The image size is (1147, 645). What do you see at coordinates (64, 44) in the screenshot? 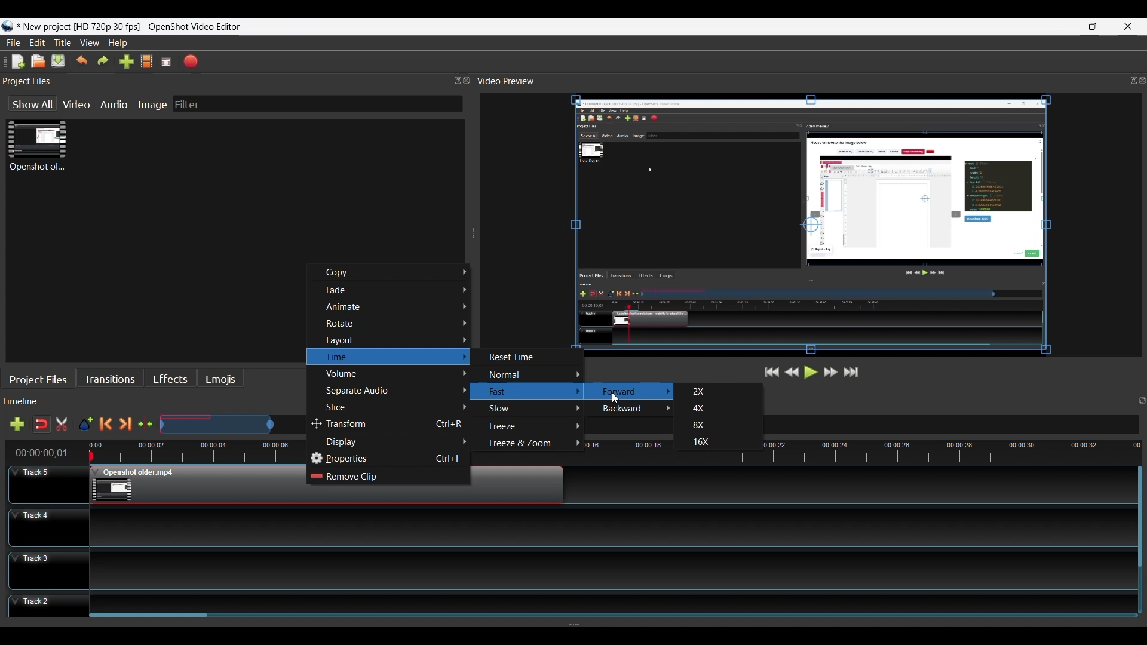
I see `Title` at bounding box center [64, 44].